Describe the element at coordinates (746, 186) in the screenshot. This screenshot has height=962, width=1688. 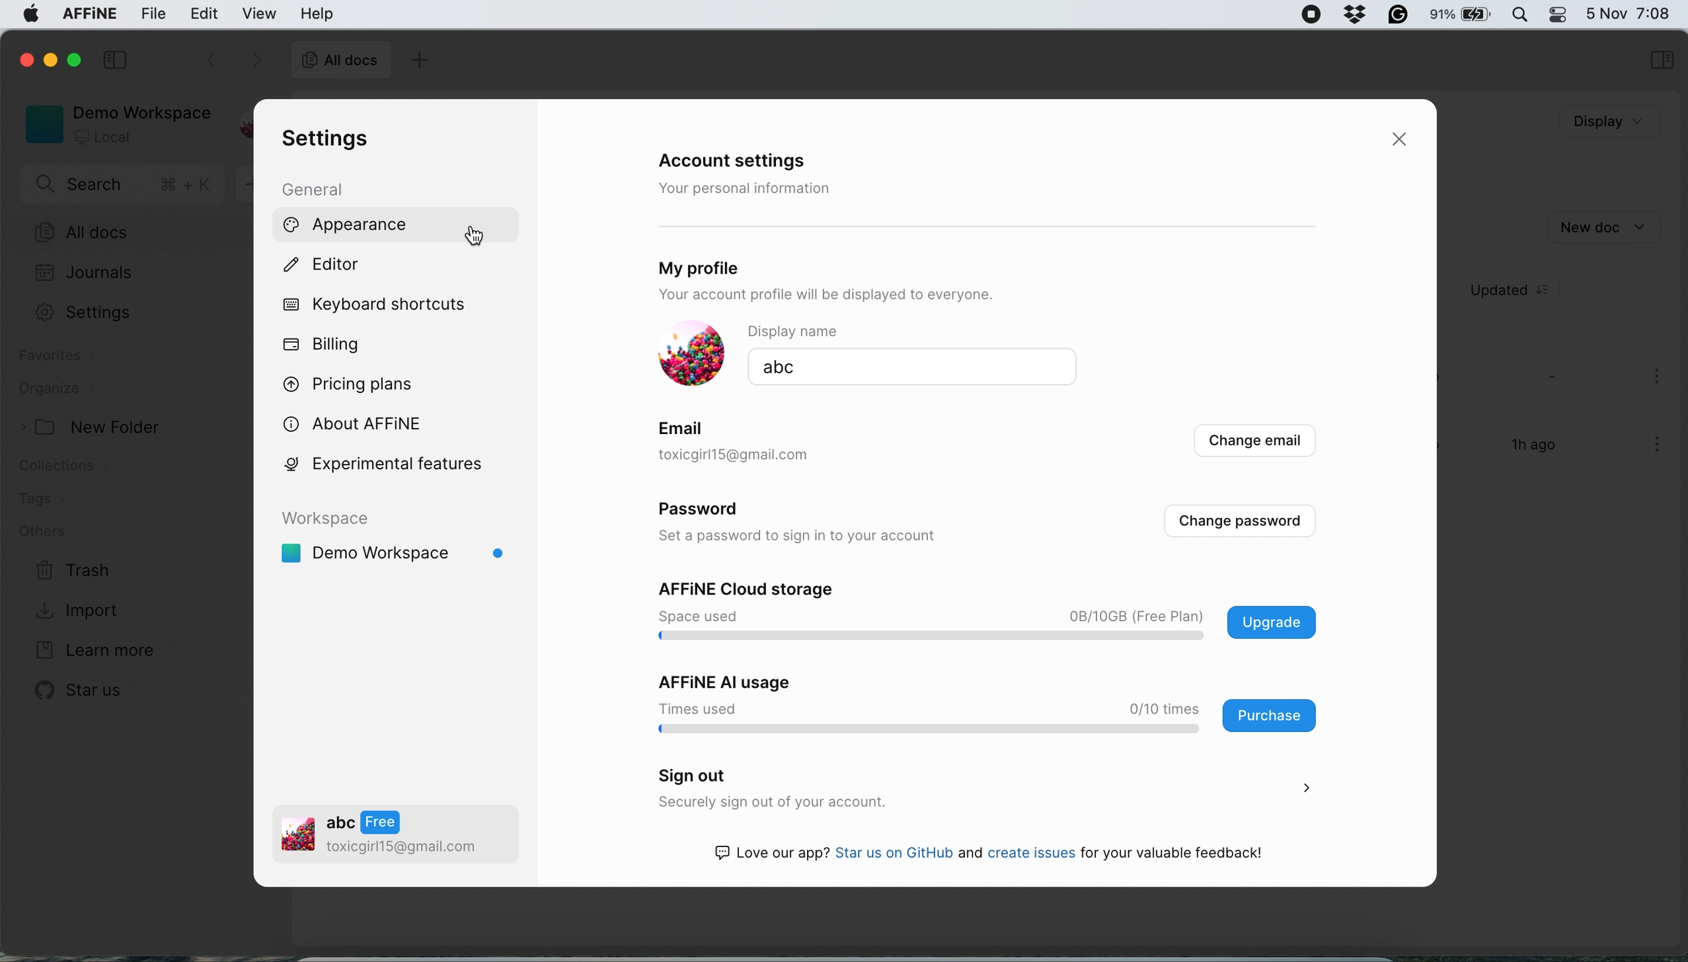
I see `your personal information` at that location.